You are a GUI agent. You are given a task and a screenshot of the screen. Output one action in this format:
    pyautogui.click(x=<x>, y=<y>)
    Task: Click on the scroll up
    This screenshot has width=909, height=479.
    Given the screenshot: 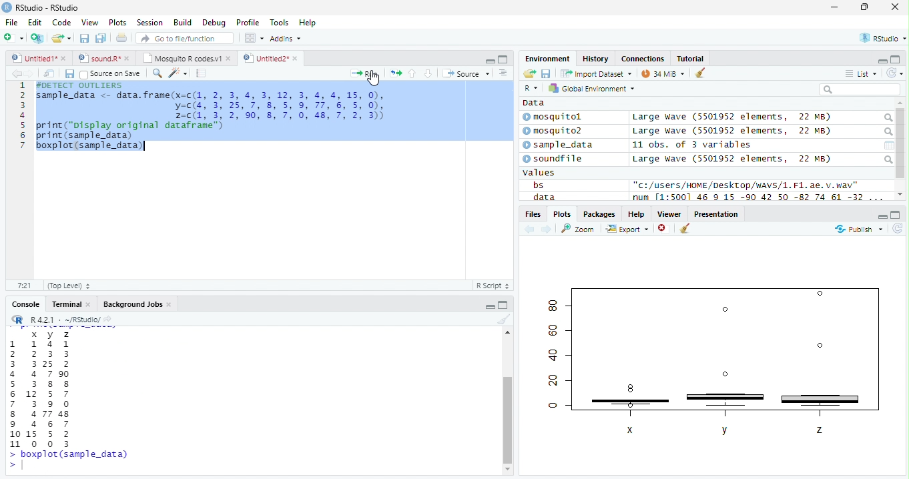 What is the action you would take?
    pyautogui.click(x=507, y=334)
    